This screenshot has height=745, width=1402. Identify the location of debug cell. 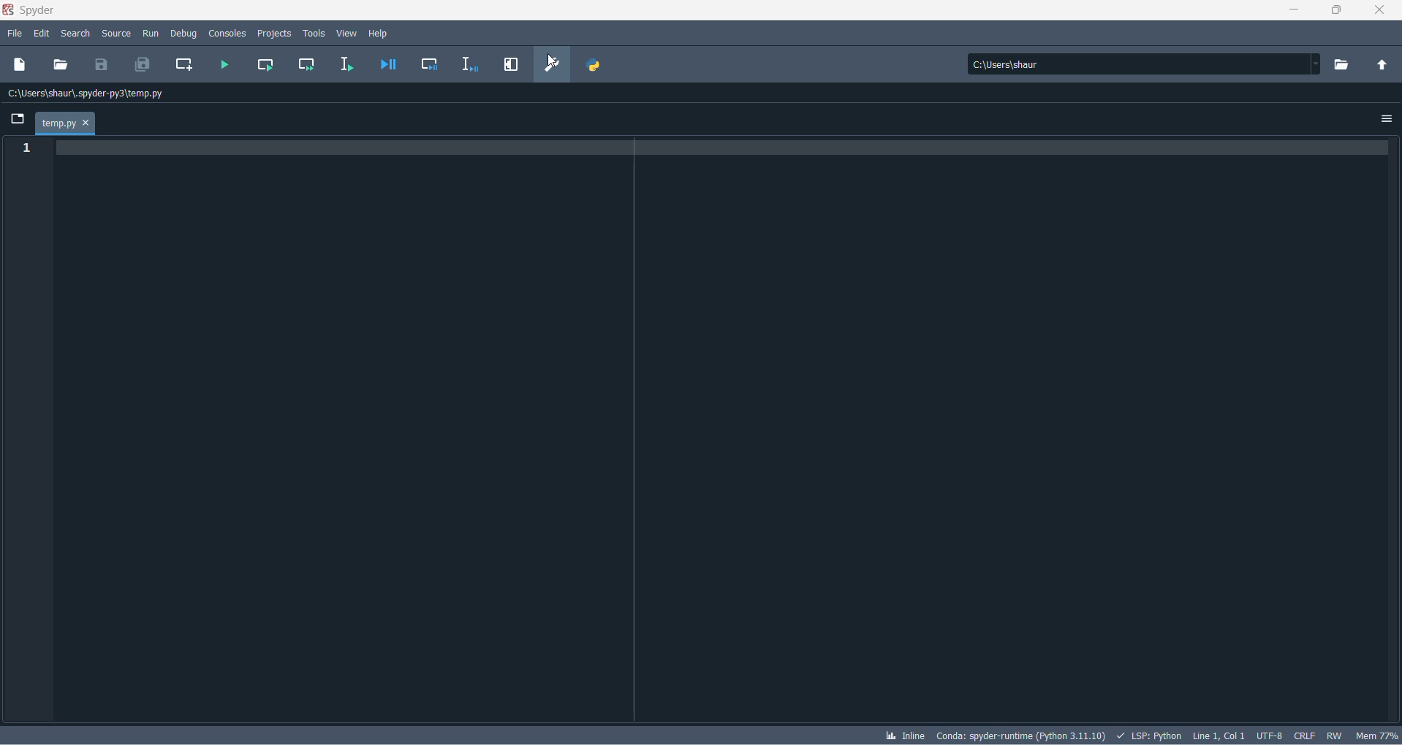
(430, 66).